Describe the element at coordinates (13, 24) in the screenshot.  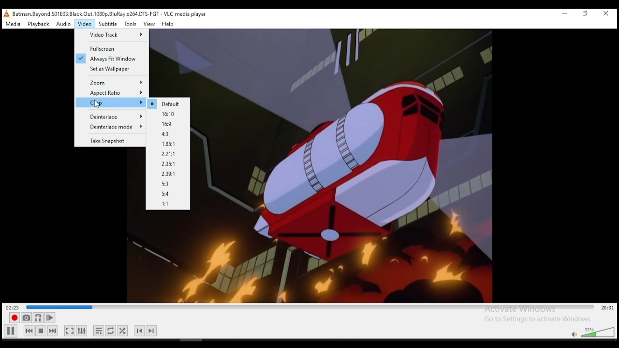
I see `media` at that location.